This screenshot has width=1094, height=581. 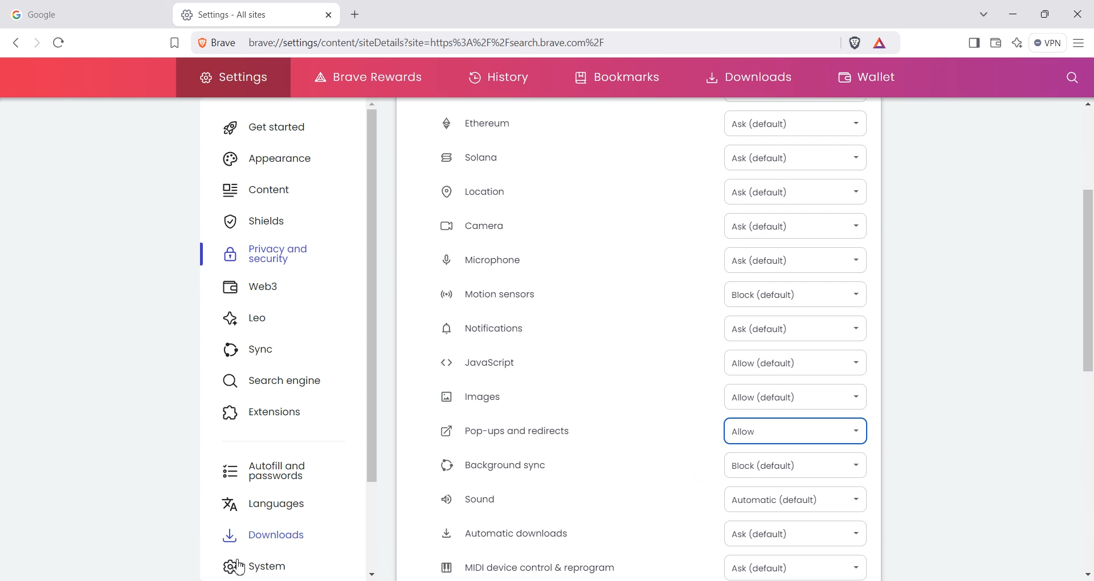 I want to click on Languages, so click(x=287, y=506).